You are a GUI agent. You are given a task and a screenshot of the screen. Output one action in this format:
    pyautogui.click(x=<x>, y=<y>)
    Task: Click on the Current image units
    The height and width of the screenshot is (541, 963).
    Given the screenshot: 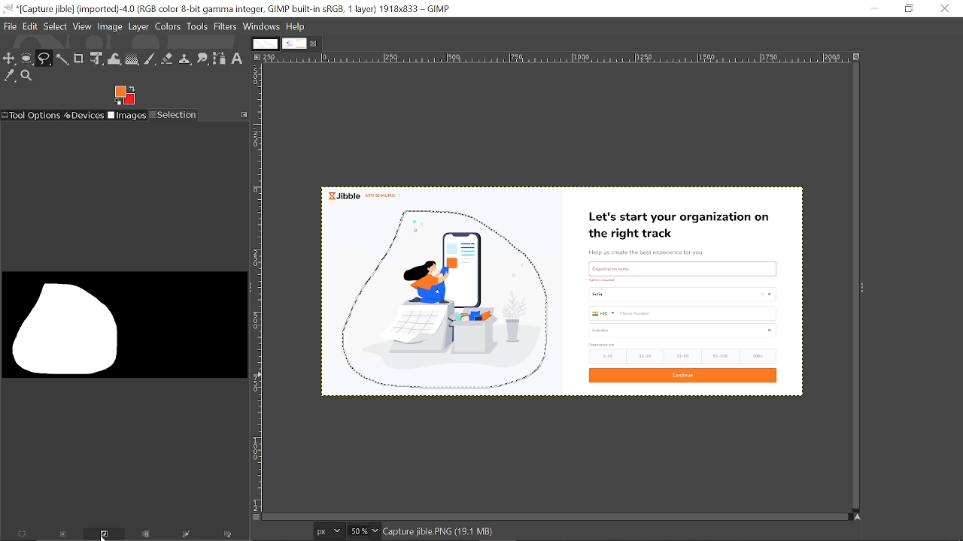 What is the action you would take?
    pyautogui.click(x=328, y=531)
    